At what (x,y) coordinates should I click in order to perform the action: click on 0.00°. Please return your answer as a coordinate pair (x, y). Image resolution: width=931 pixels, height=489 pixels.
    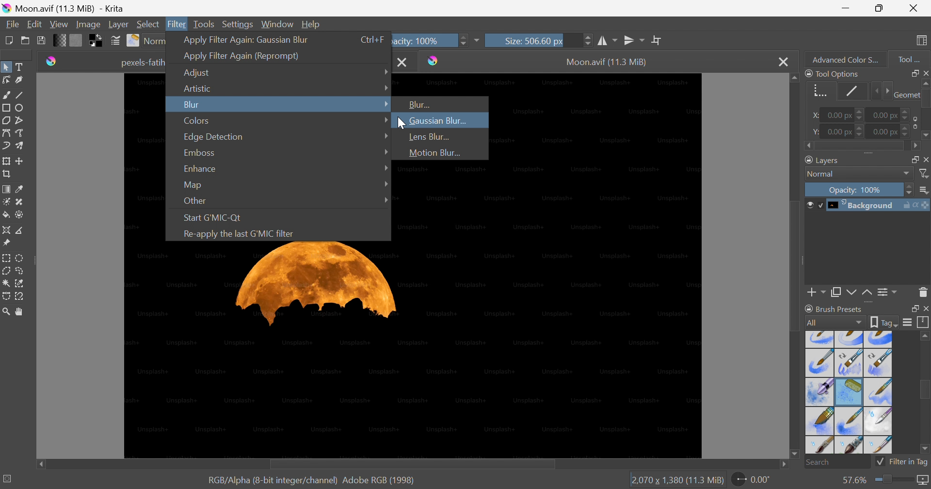
    Looking at the image, I should click on (753, 479).